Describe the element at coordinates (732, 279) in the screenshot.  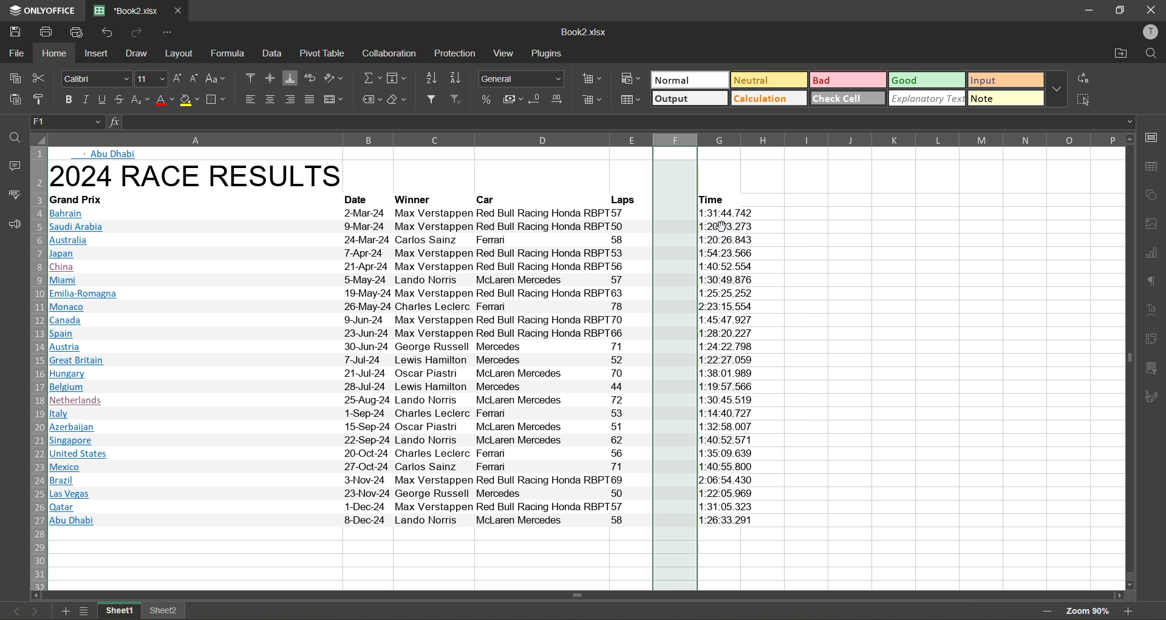
I see `11-30-49 876` at that location.